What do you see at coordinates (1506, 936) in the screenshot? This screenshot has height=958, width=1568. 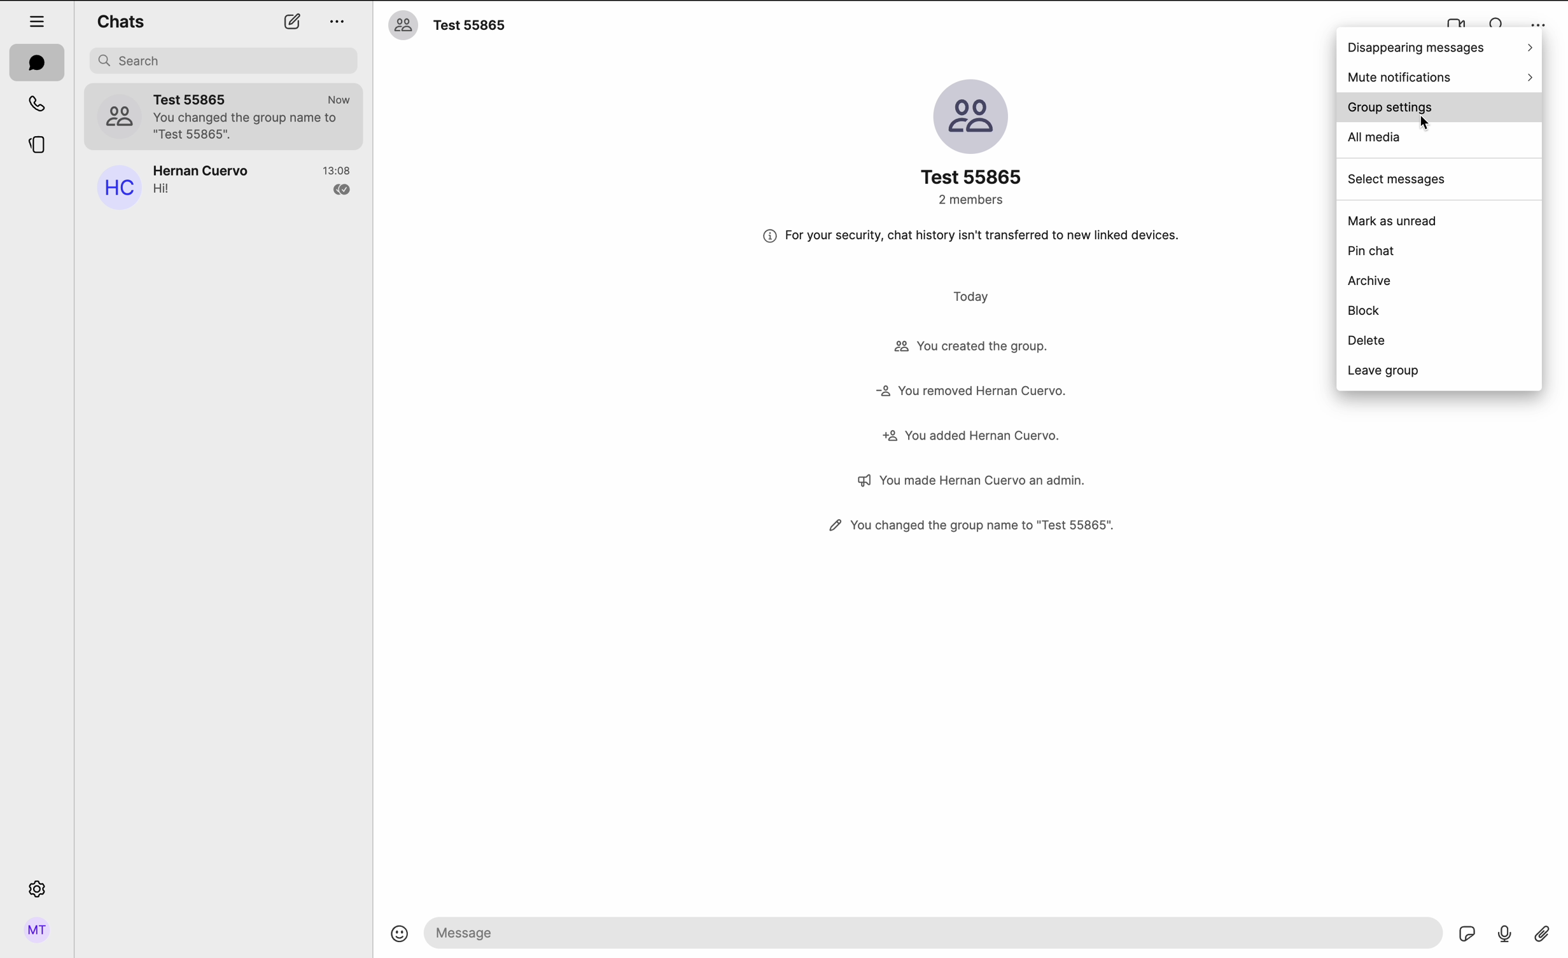 I see `voice record` at bounding box center [1506, 936].